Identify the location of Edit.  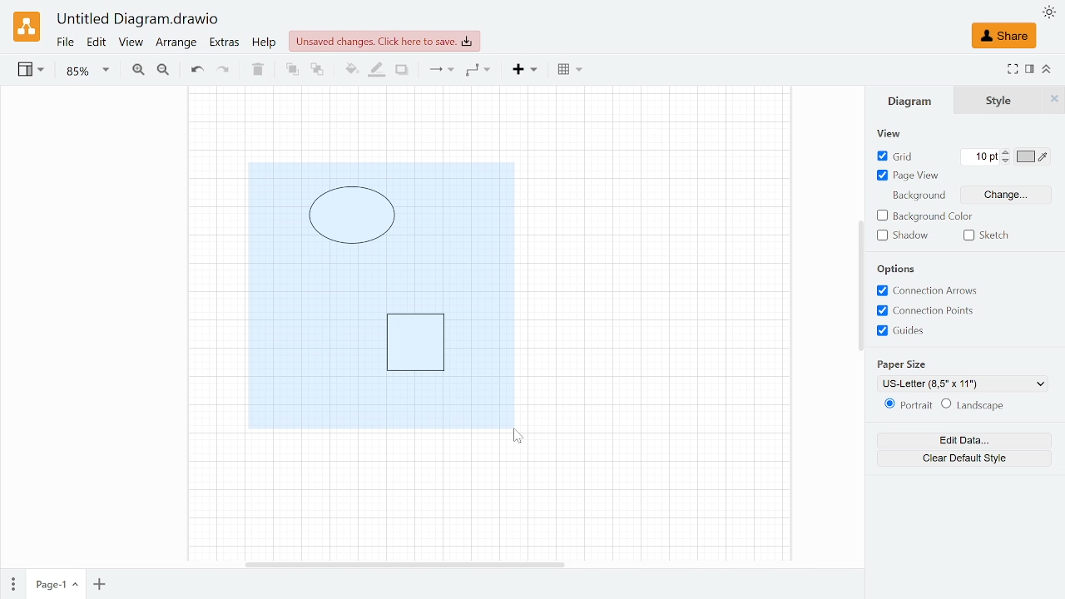
(97, 43).